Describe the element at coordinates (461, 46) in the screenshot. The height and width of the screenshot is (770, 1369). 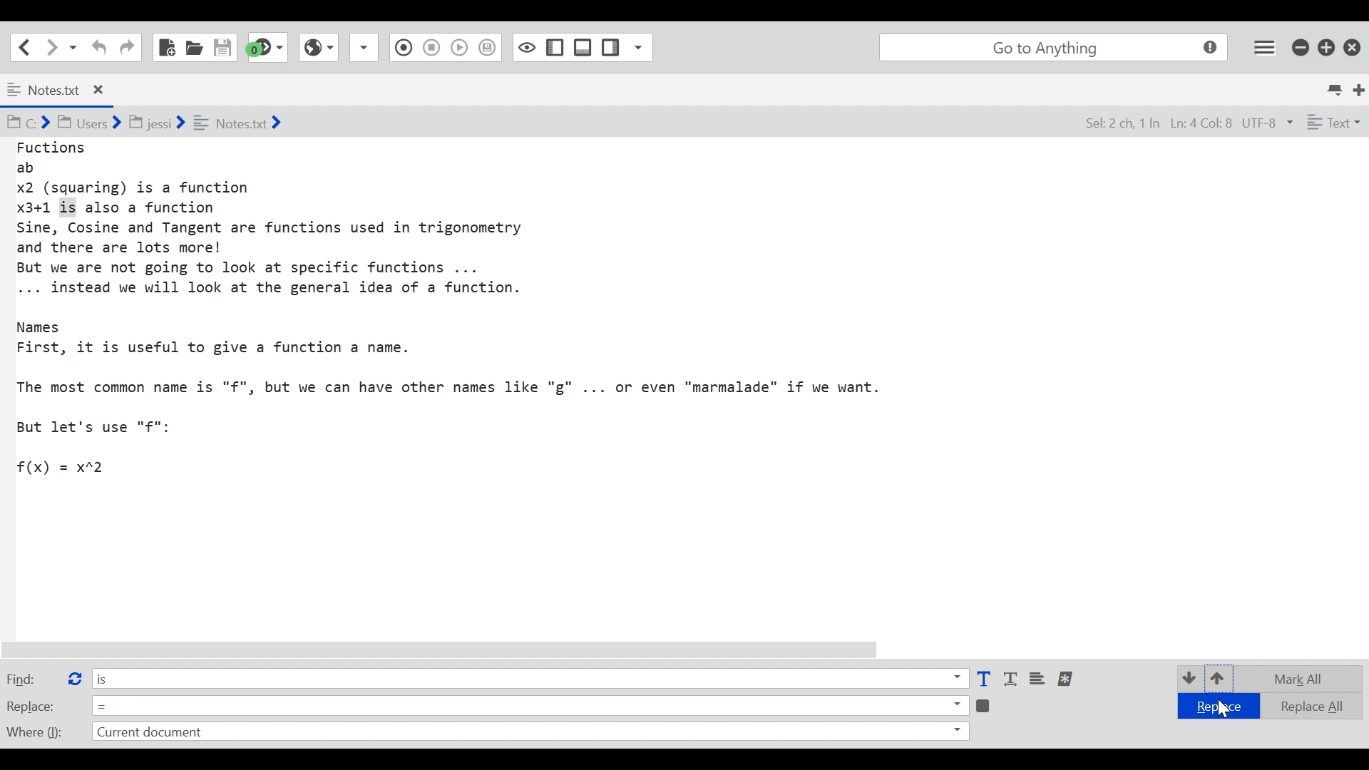
I see `Save Macro to Toolbox as Superscript` at that location.